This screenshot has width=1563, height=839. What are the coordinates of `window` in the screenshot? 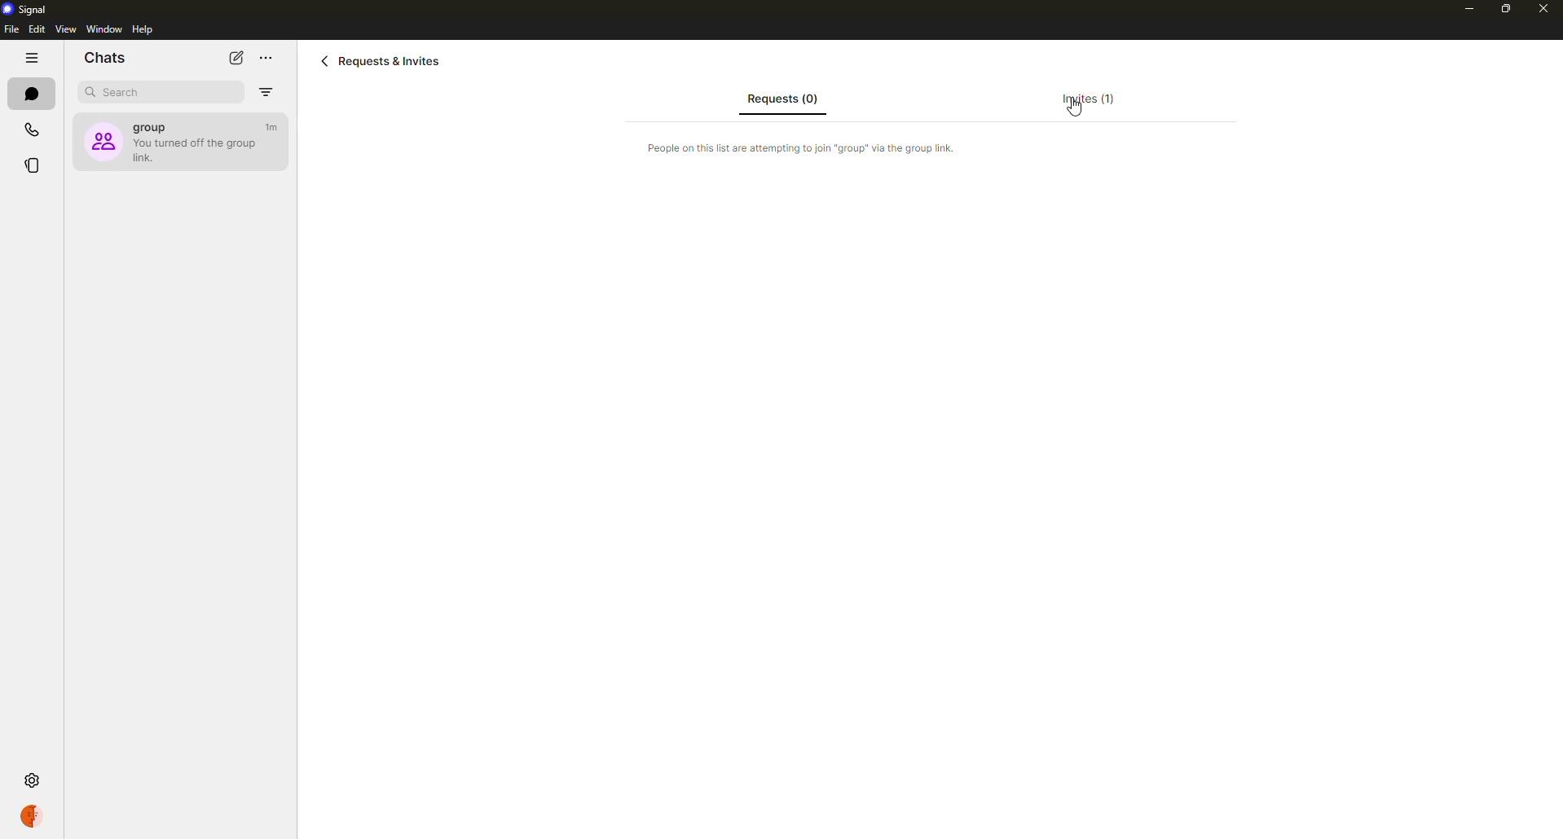 It's located at (104, 29).